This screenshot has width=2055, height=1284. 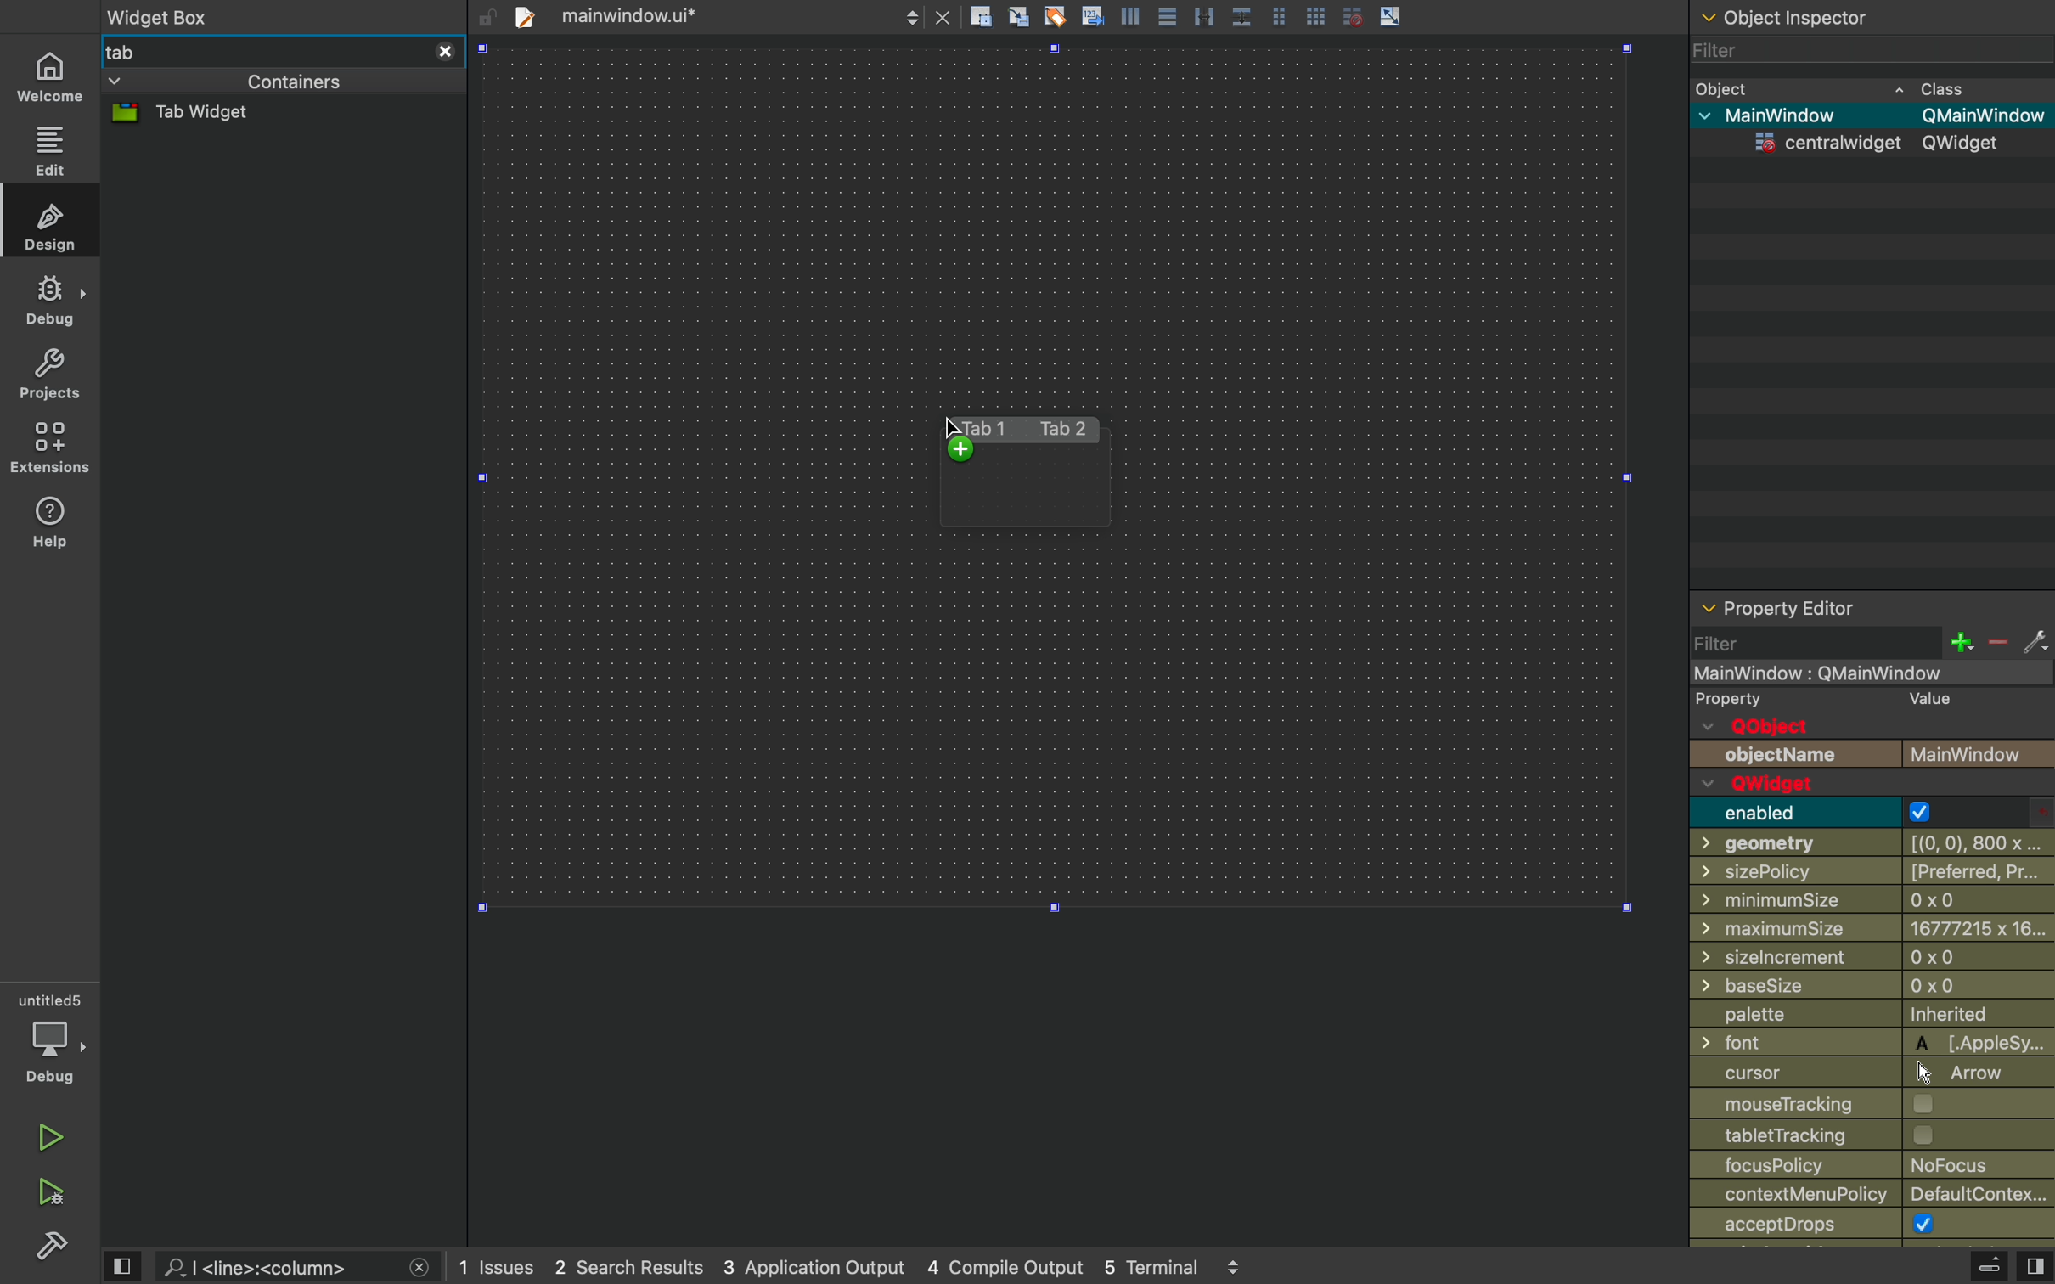 What do you see at coordinates (1853, 50) in the screenshot?
I see `filter` at bounding box center [1853, 50].